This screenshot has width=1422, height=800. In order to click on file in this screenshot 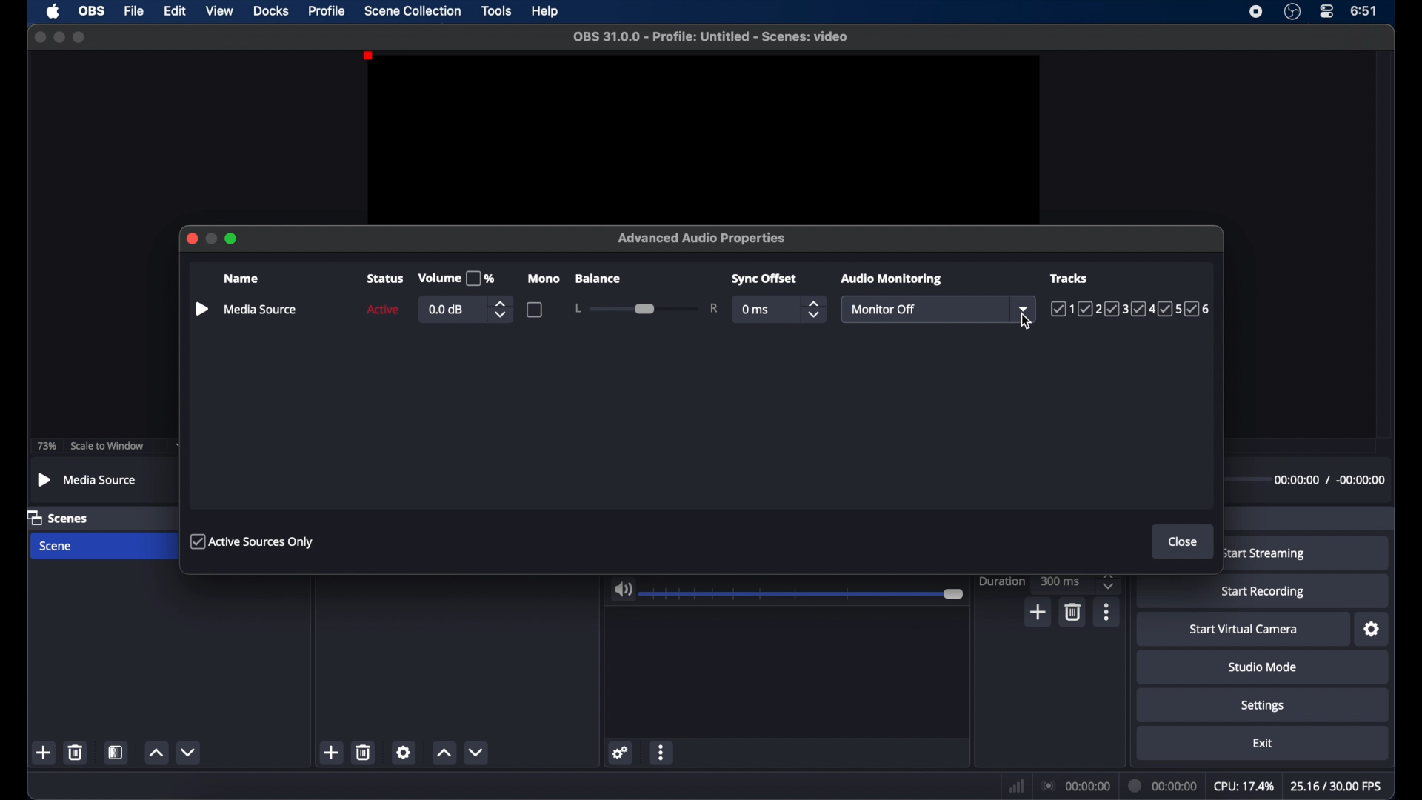, I will do `click(134, 11)`.